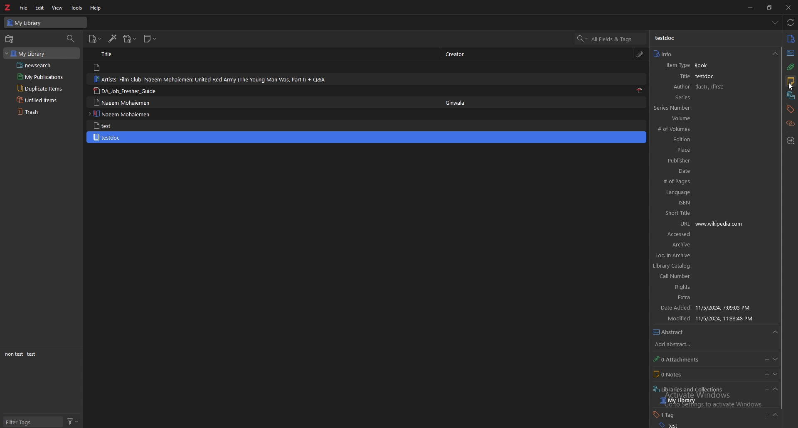 This screenshot has height=428, width=798. What do you see at coordinates (676, 332) in the screenshot?
I see `abstract` at bounding box center [676, 332].